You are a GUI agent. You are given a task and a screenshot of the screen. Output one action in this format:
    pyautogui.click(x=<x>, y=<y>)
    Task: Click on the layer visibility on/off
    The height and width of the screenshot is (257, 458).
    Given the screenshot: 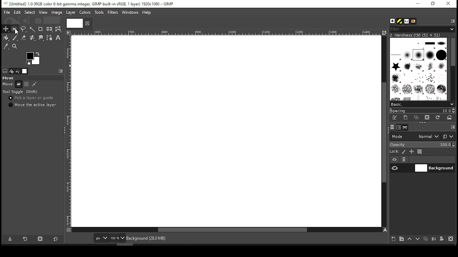 What is the action you would take?
    pyautogui.click(x=395, y=168)
    